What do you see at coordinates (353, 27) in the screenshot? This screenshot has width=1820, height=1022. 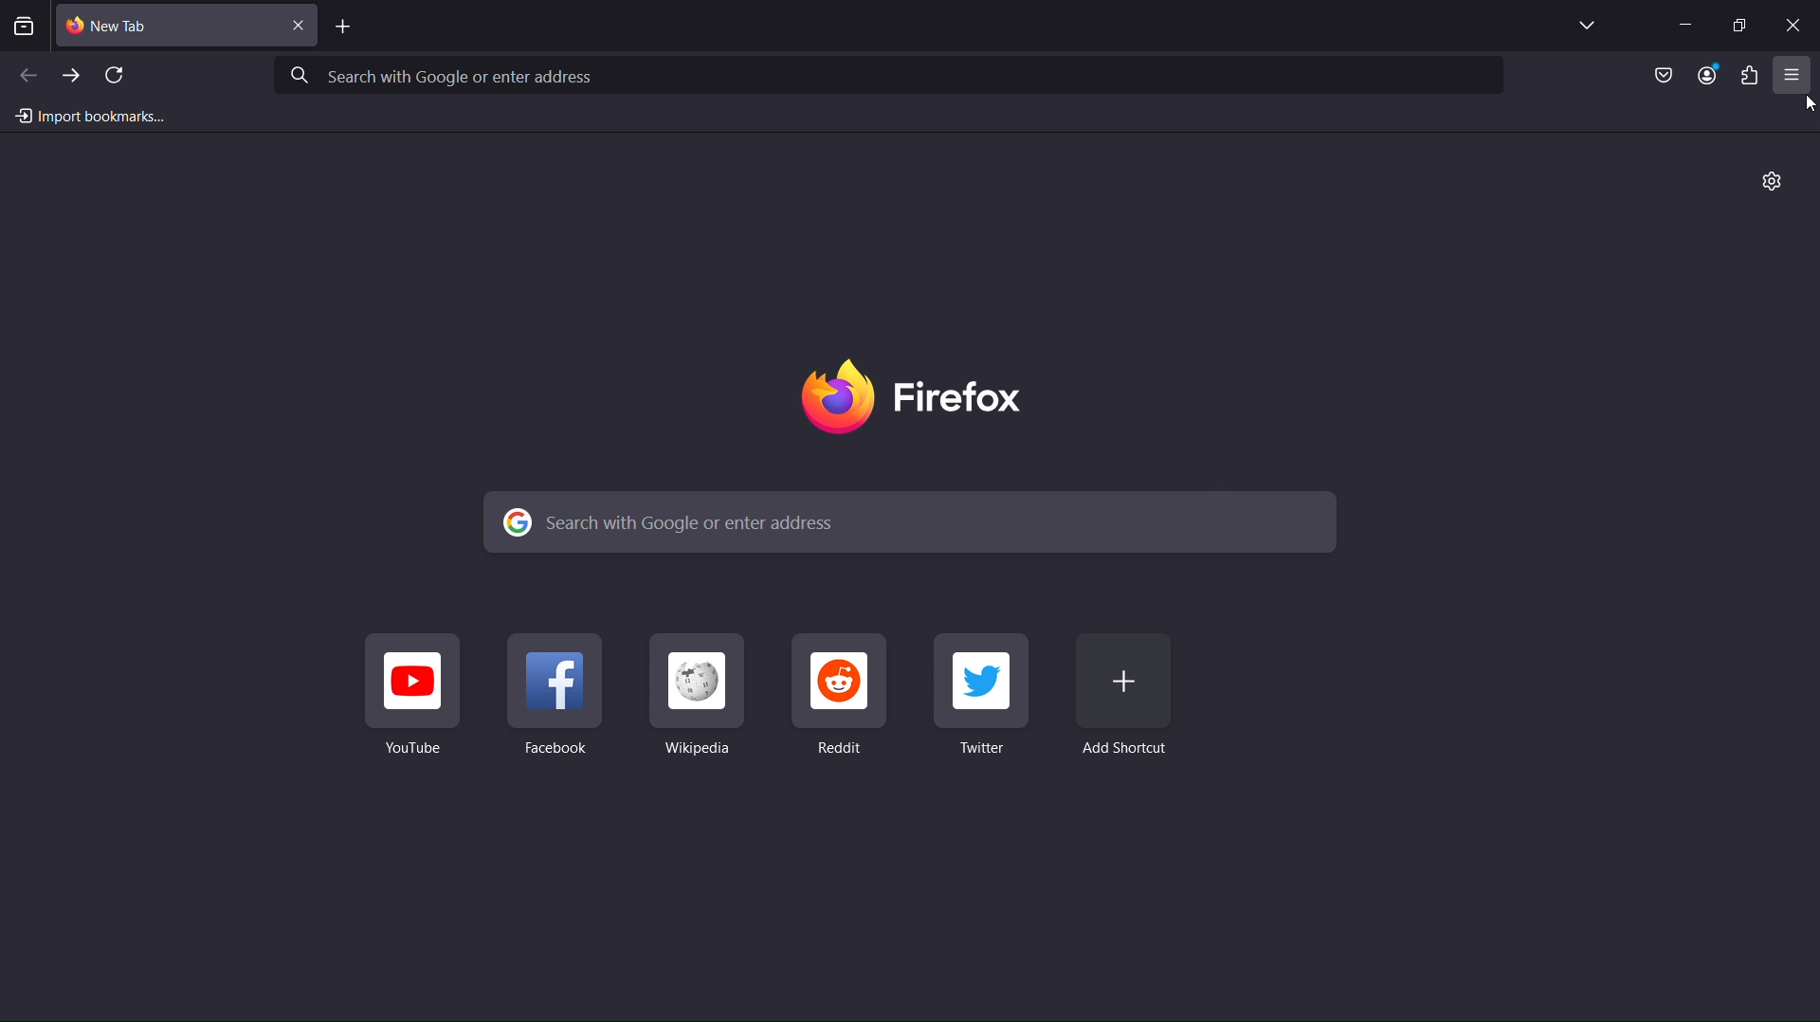 I see `Add Tab` at bounding box center [353, 27].